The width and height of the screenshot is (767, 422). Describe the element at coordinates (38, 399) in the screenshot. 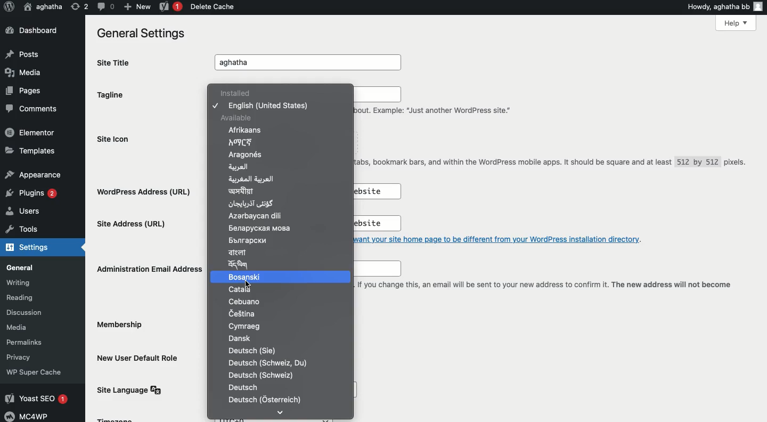

I see `Yoast SEO` at that location.